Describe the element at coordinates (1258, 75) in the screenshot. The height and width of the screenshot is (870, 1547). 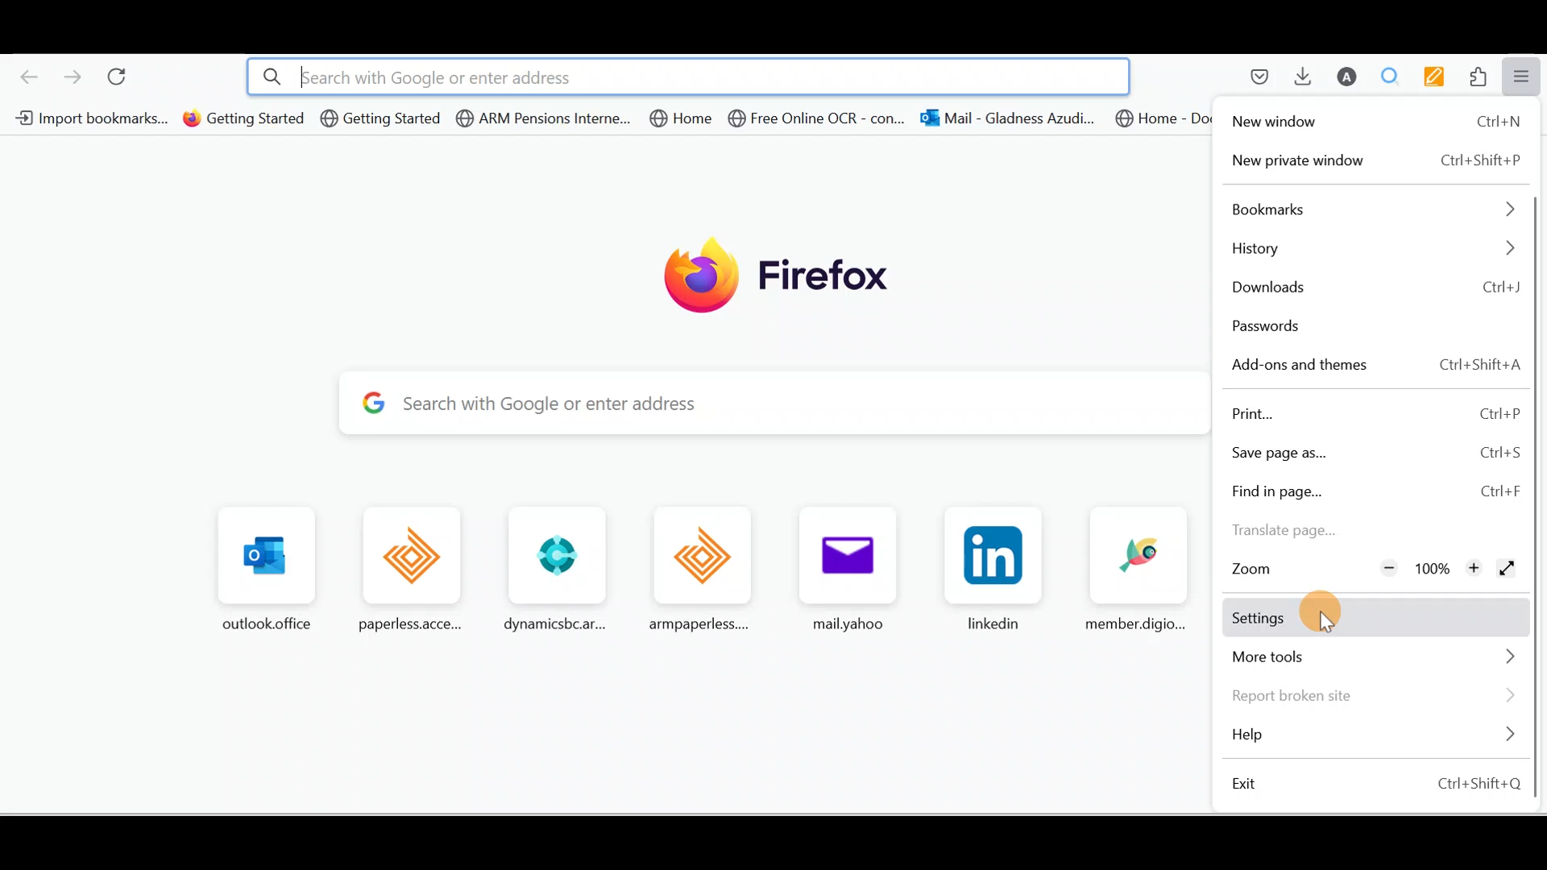
I see `Save to pocket` at that location.